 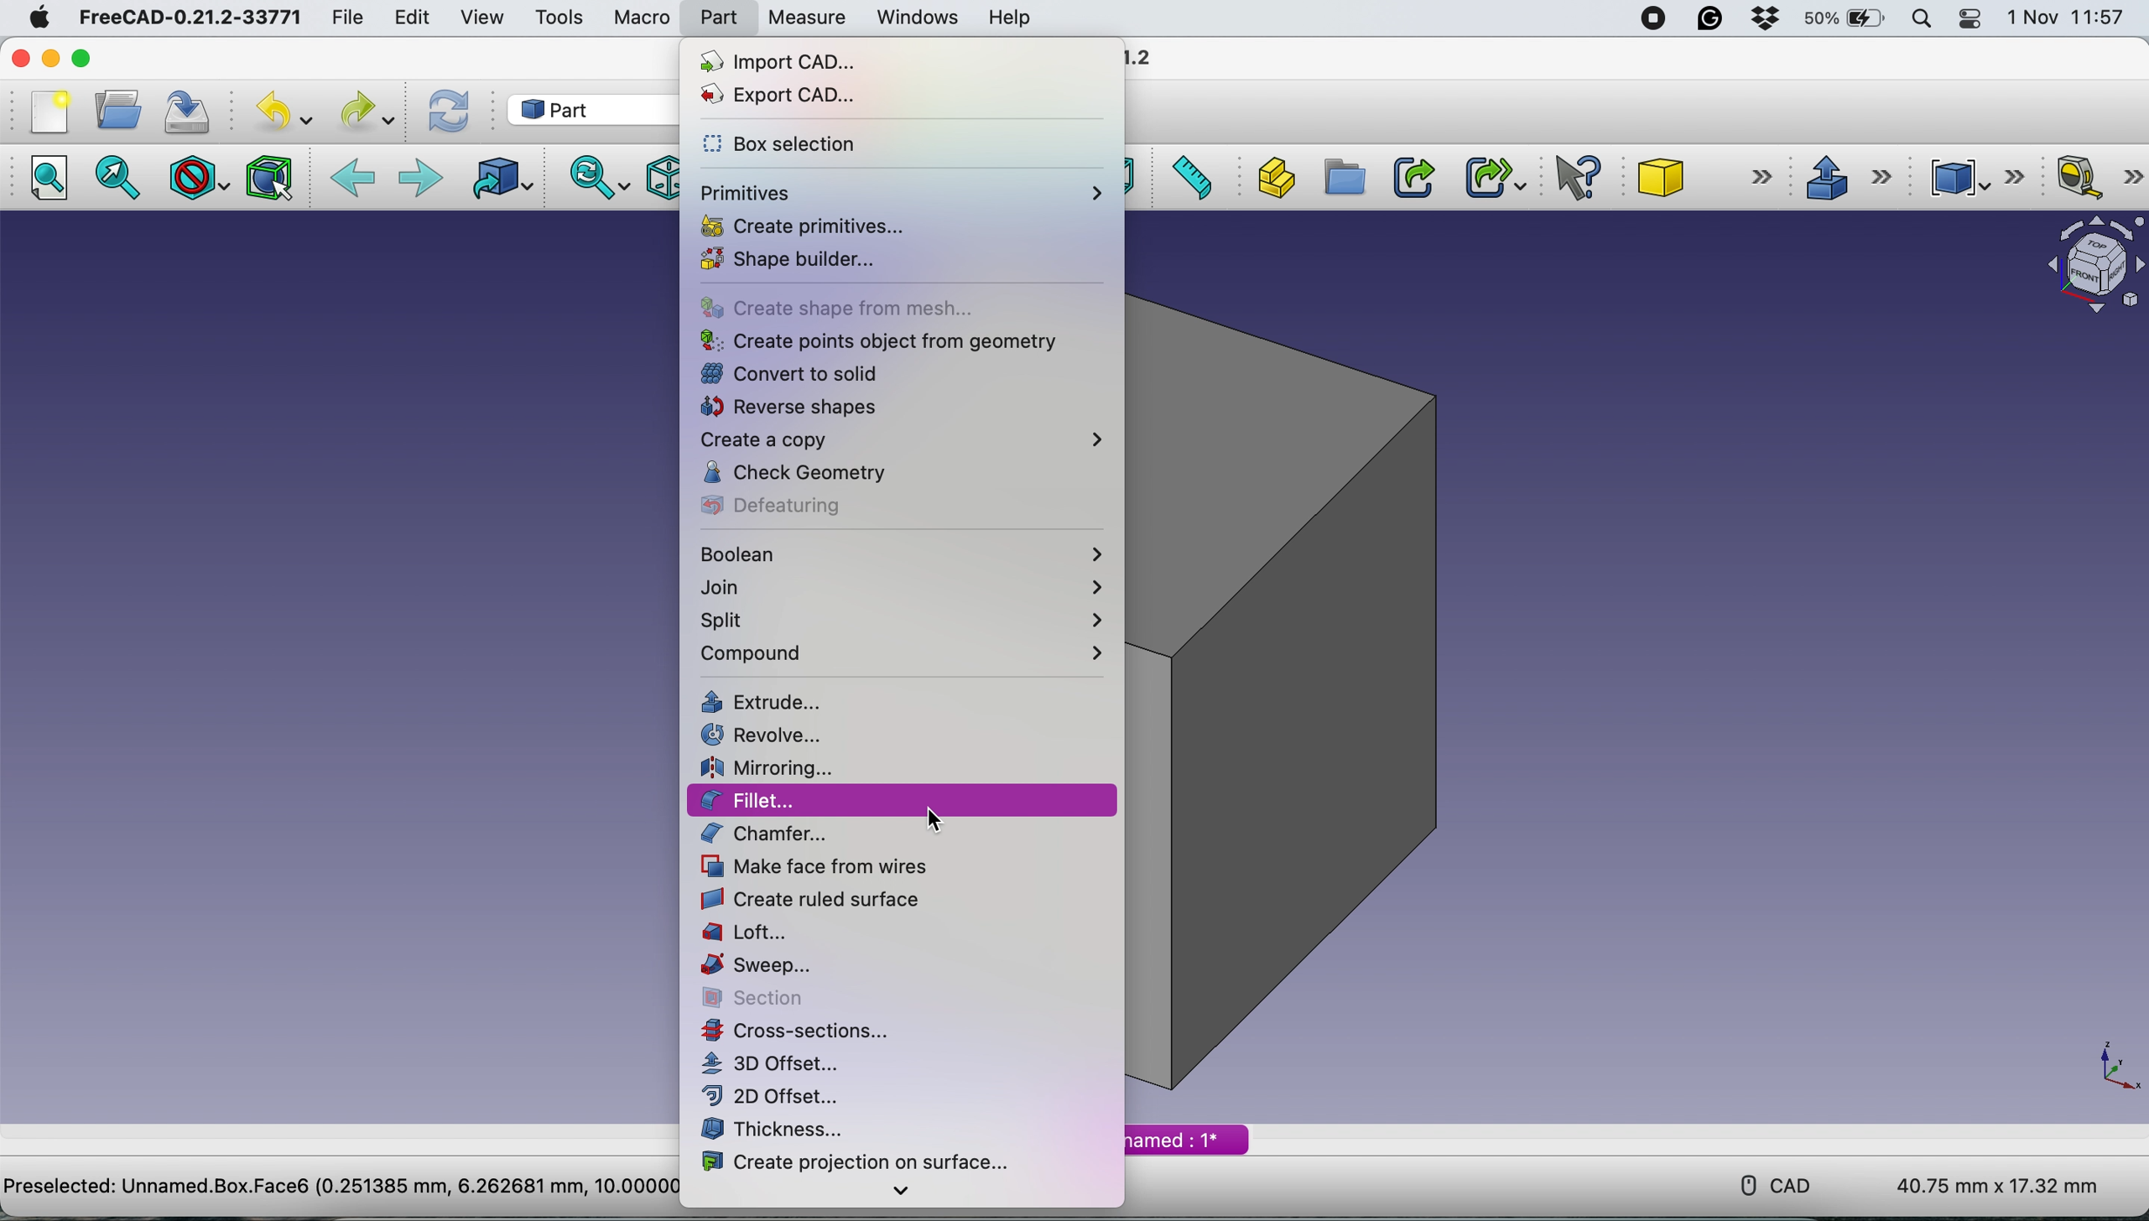 I want to click on cross sections, so click(x=812, y=1031).